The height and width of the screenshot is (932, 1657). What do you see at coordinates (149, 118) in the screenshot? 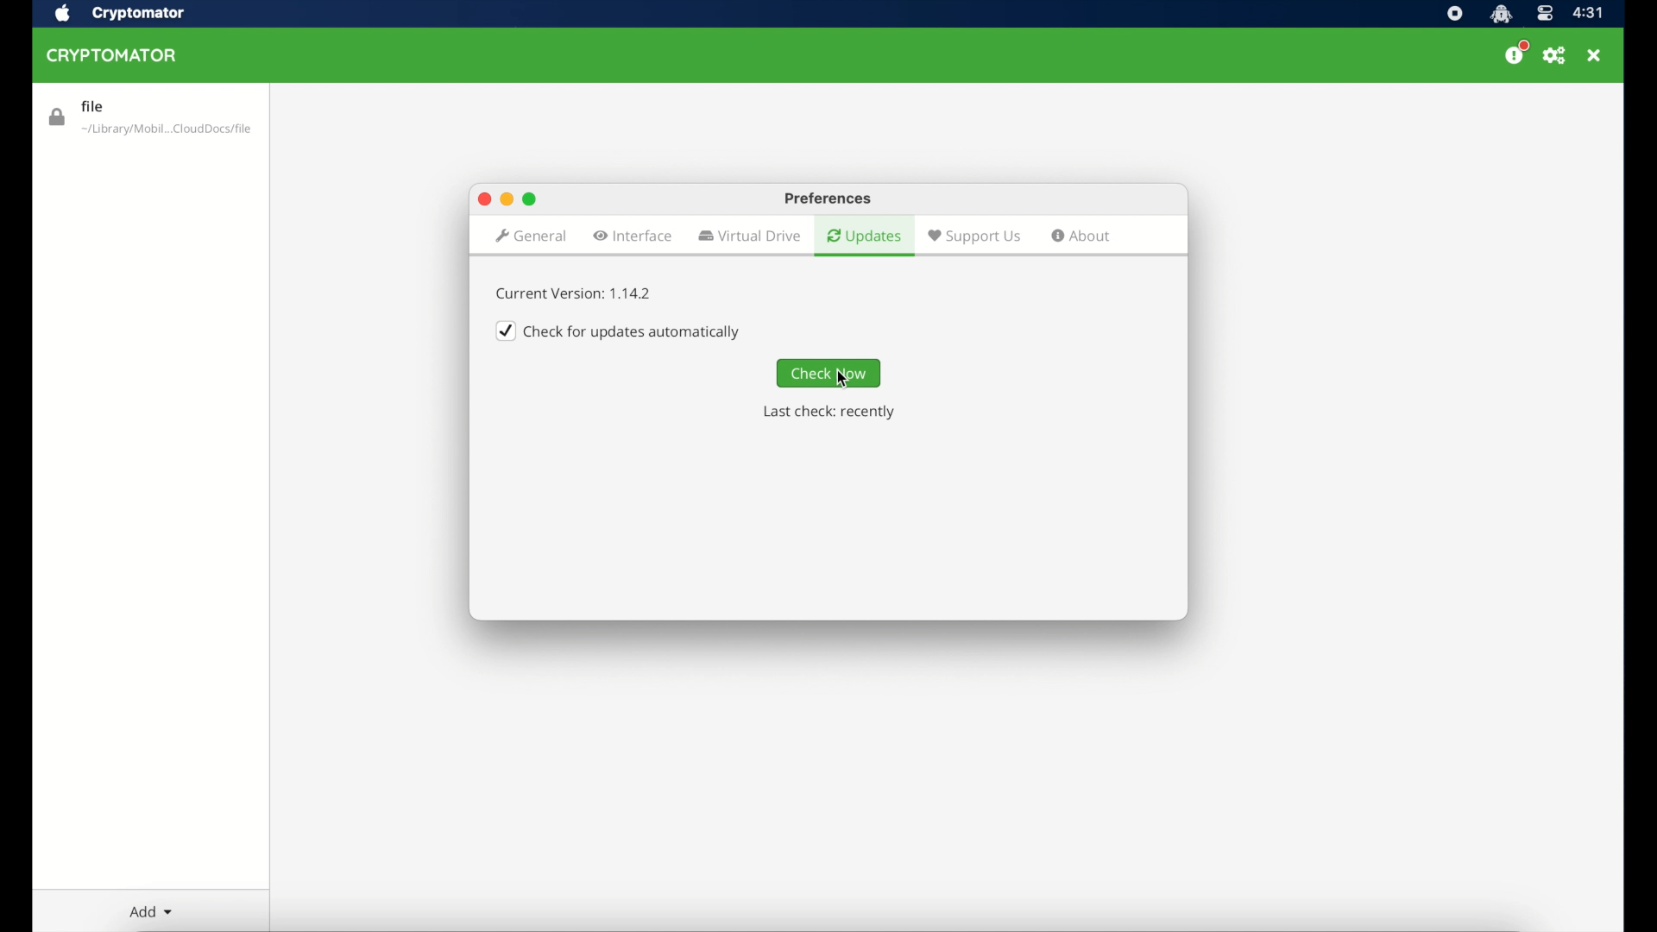
I see `file` at bounding box center [149, 118].